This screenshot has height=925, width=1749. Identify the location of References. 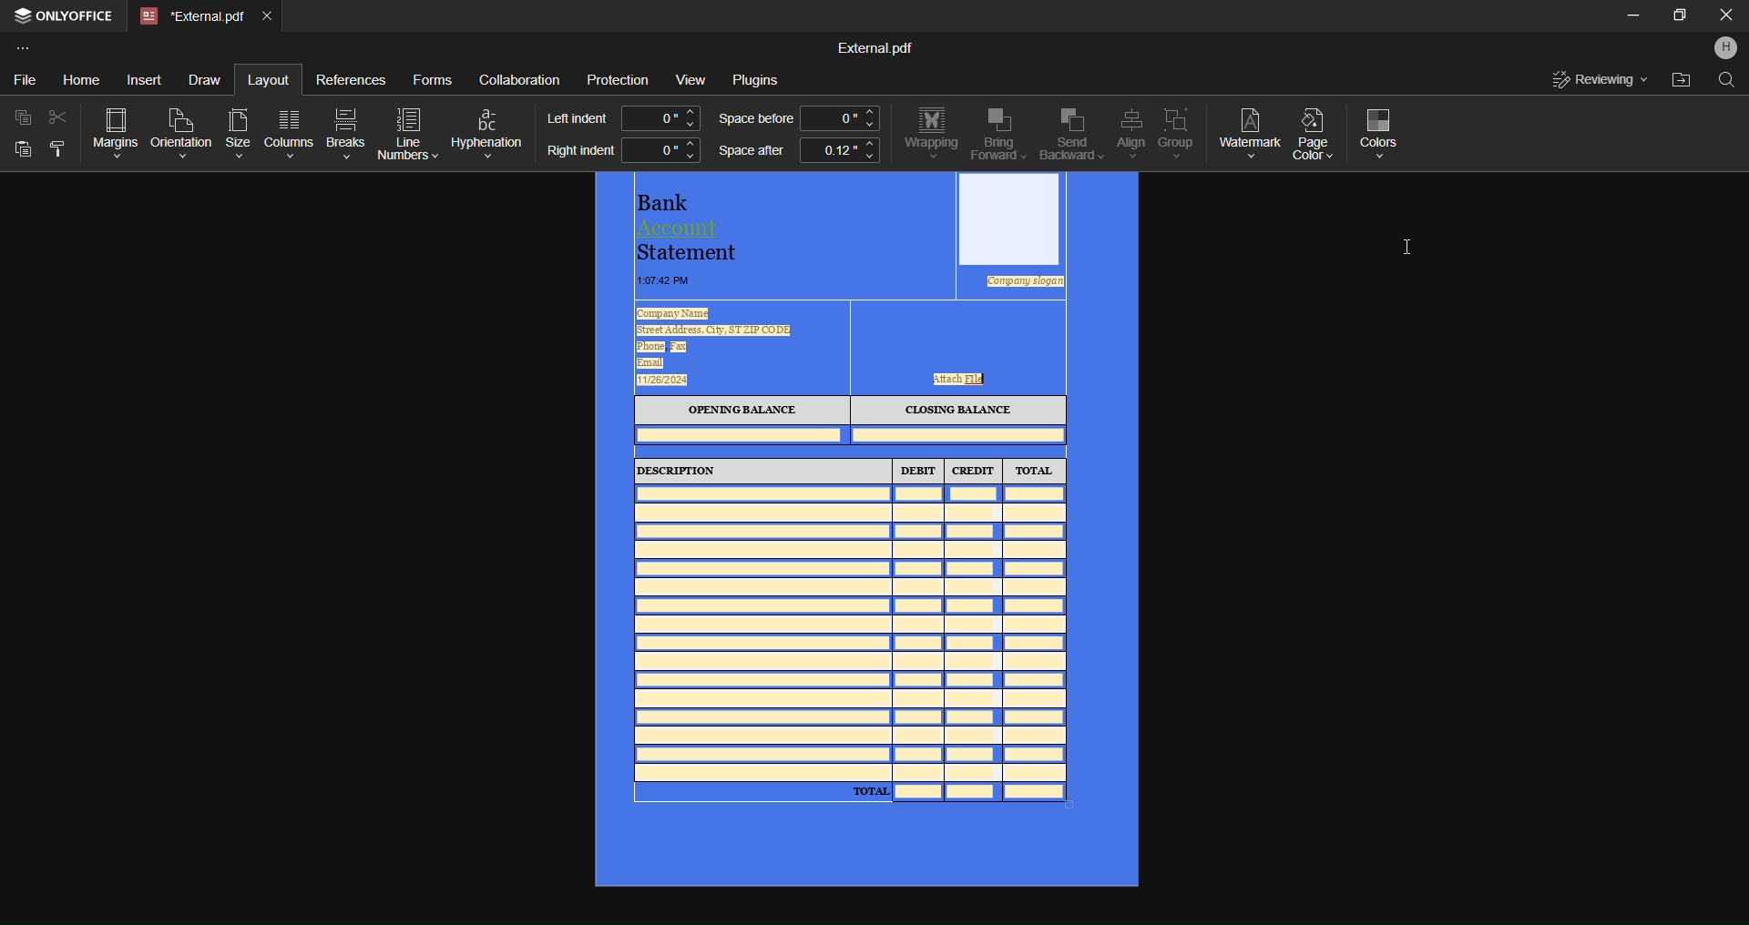
(352, 83).